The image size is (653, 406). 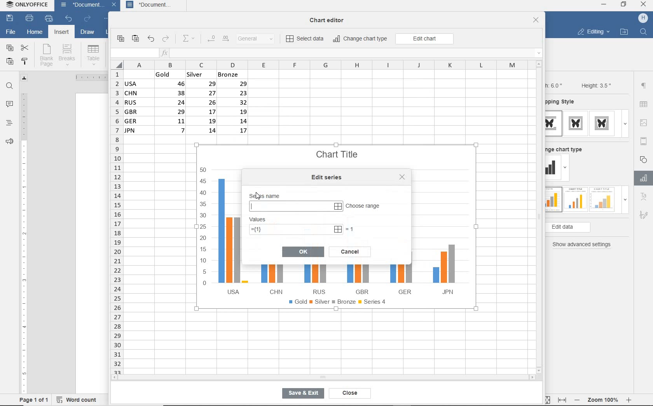 What do you see at coordinates (643, 197) in the screenshot?
I see `Text Art Settings` at bounding box center [643, 197].